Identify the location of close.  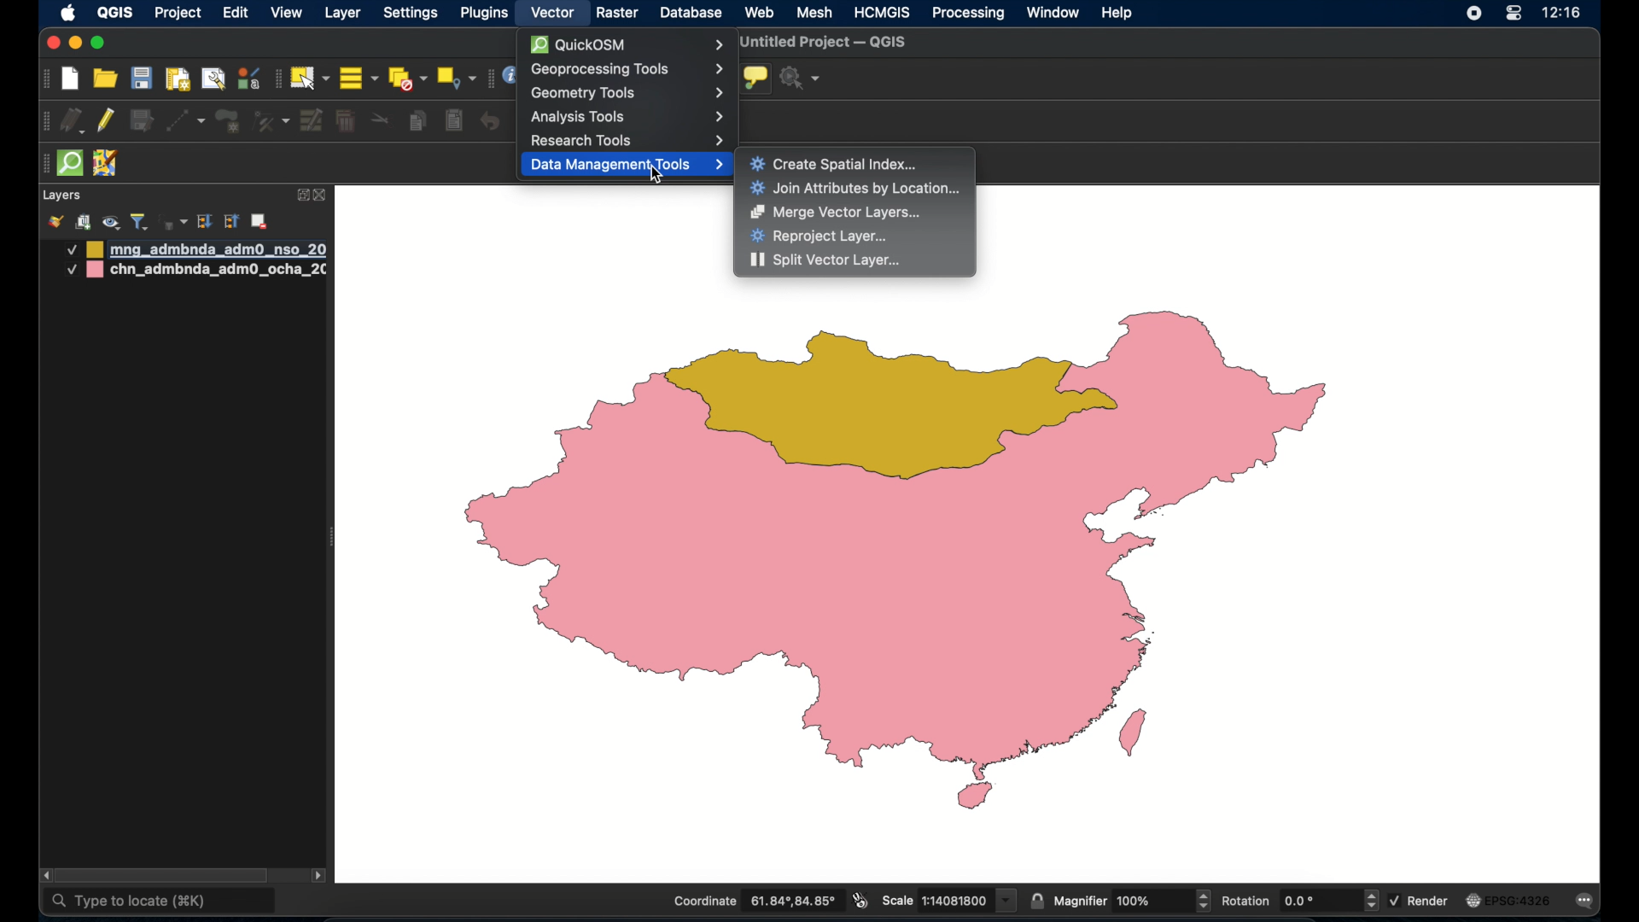
(51, 44).